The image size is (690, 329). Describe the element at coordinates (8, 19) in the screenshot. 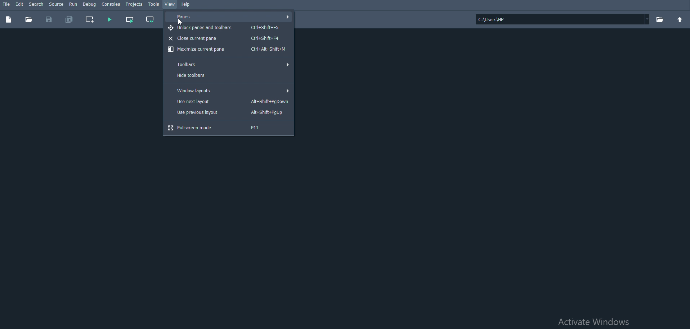

I see `New file` at that location.